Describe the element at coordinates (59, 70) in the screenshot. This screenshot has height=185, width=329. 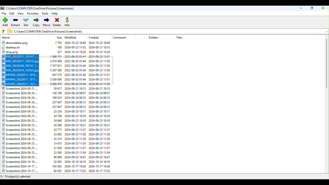
I see `Selected items` at that location.